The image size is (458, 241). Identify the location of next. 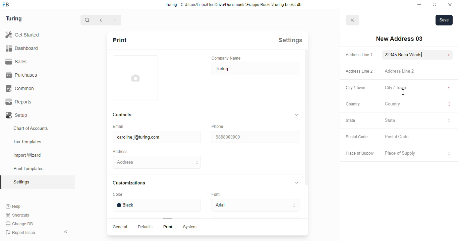
(115, 20).